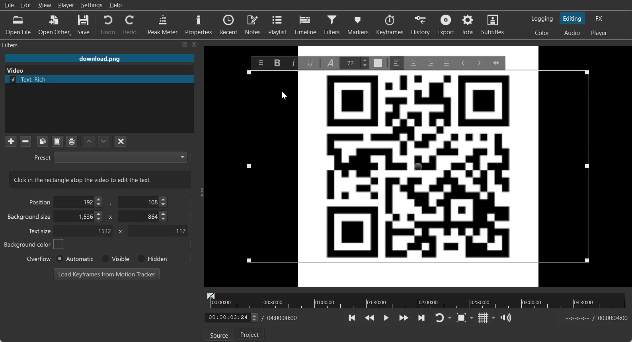 This screenshot has width=632, height=342. Describe the element at coordinates (416, 299) in the screenshot. I see `Video timeline` at that location.